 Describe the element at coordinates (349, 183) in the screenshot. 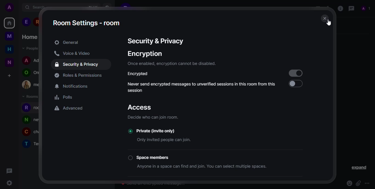

I see `emoji` at that location.